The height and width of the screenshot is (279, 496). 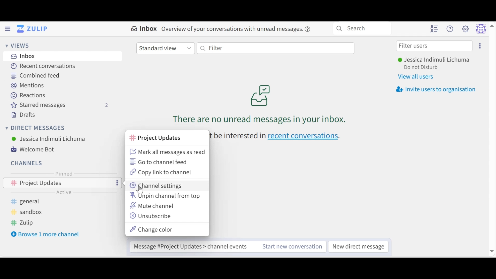 What do you see at coordinates (17, 46) in the screenshot?
I see `Views` at bounding box center [17, 46].